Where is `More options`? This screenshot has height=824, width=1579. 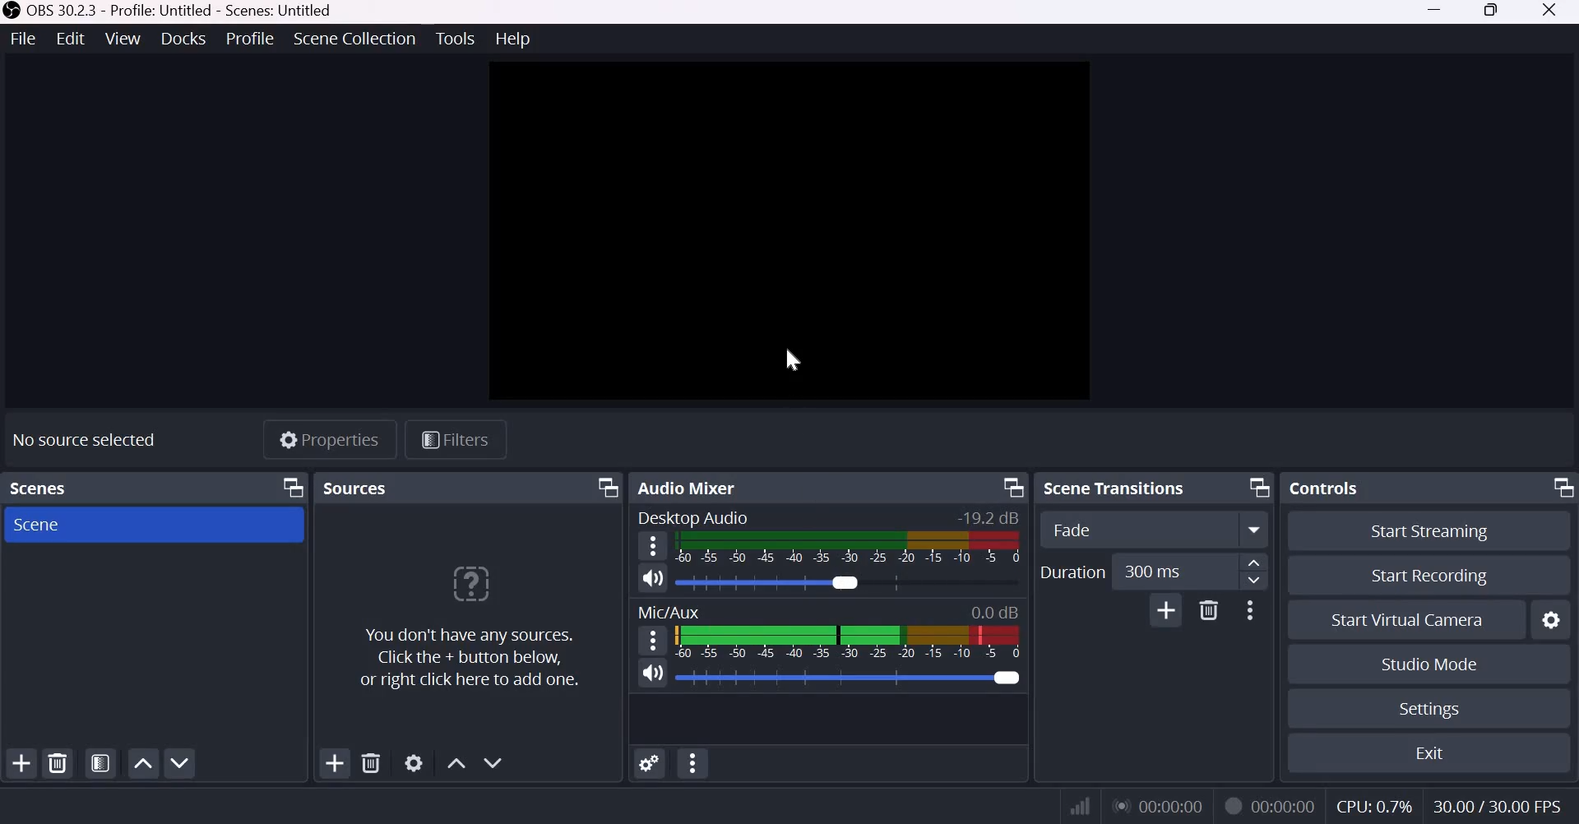 More options is located at coordinates (1257, 530).